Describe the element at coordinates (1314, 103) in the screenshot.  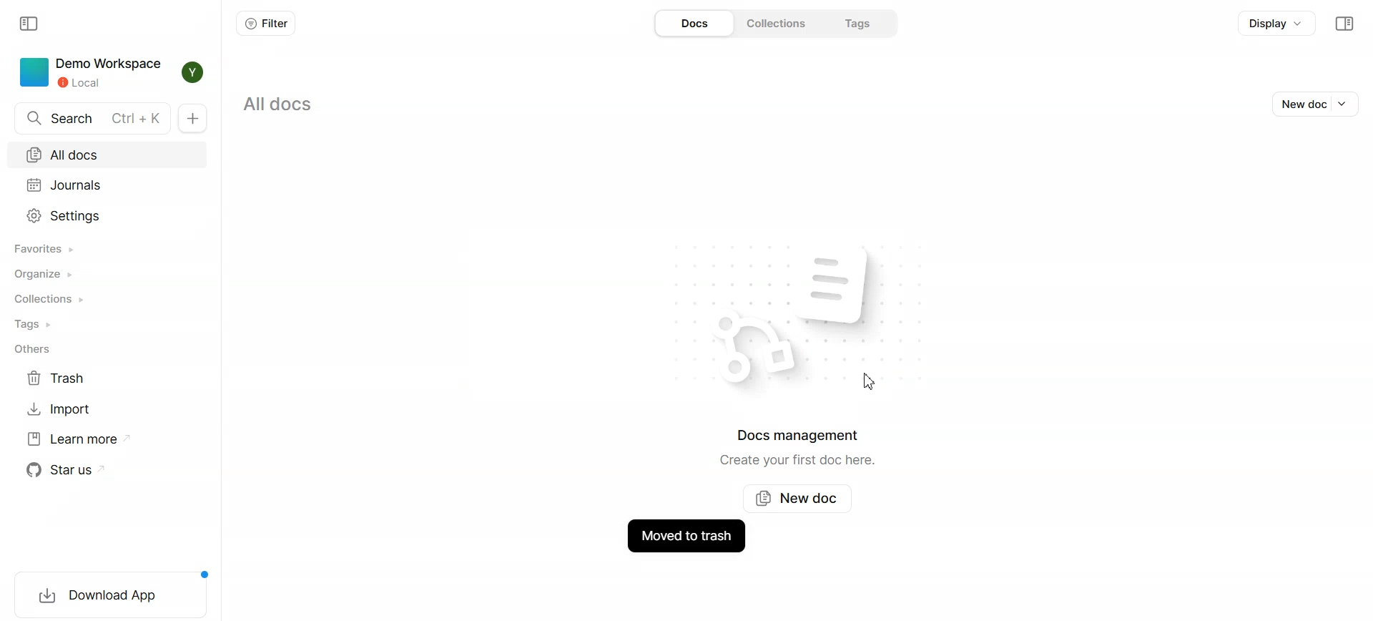
I see `New doc` at that location.